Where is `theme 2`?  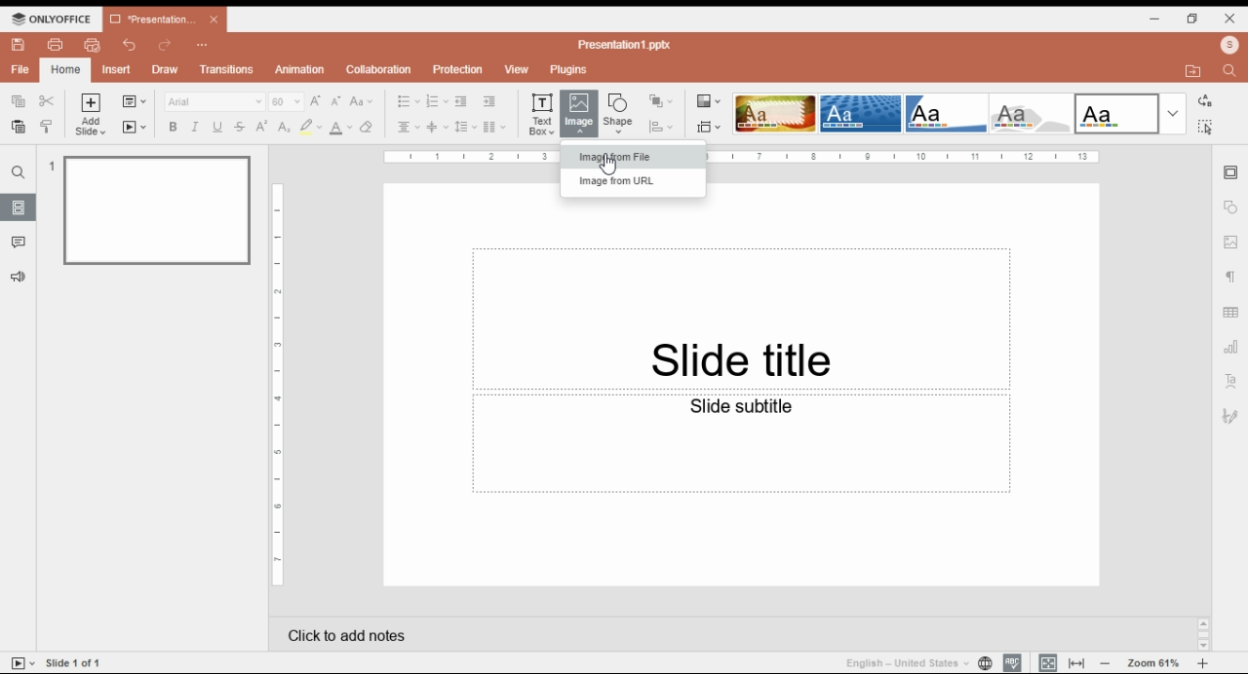
theme 2 is located at coordinates (859, 114).